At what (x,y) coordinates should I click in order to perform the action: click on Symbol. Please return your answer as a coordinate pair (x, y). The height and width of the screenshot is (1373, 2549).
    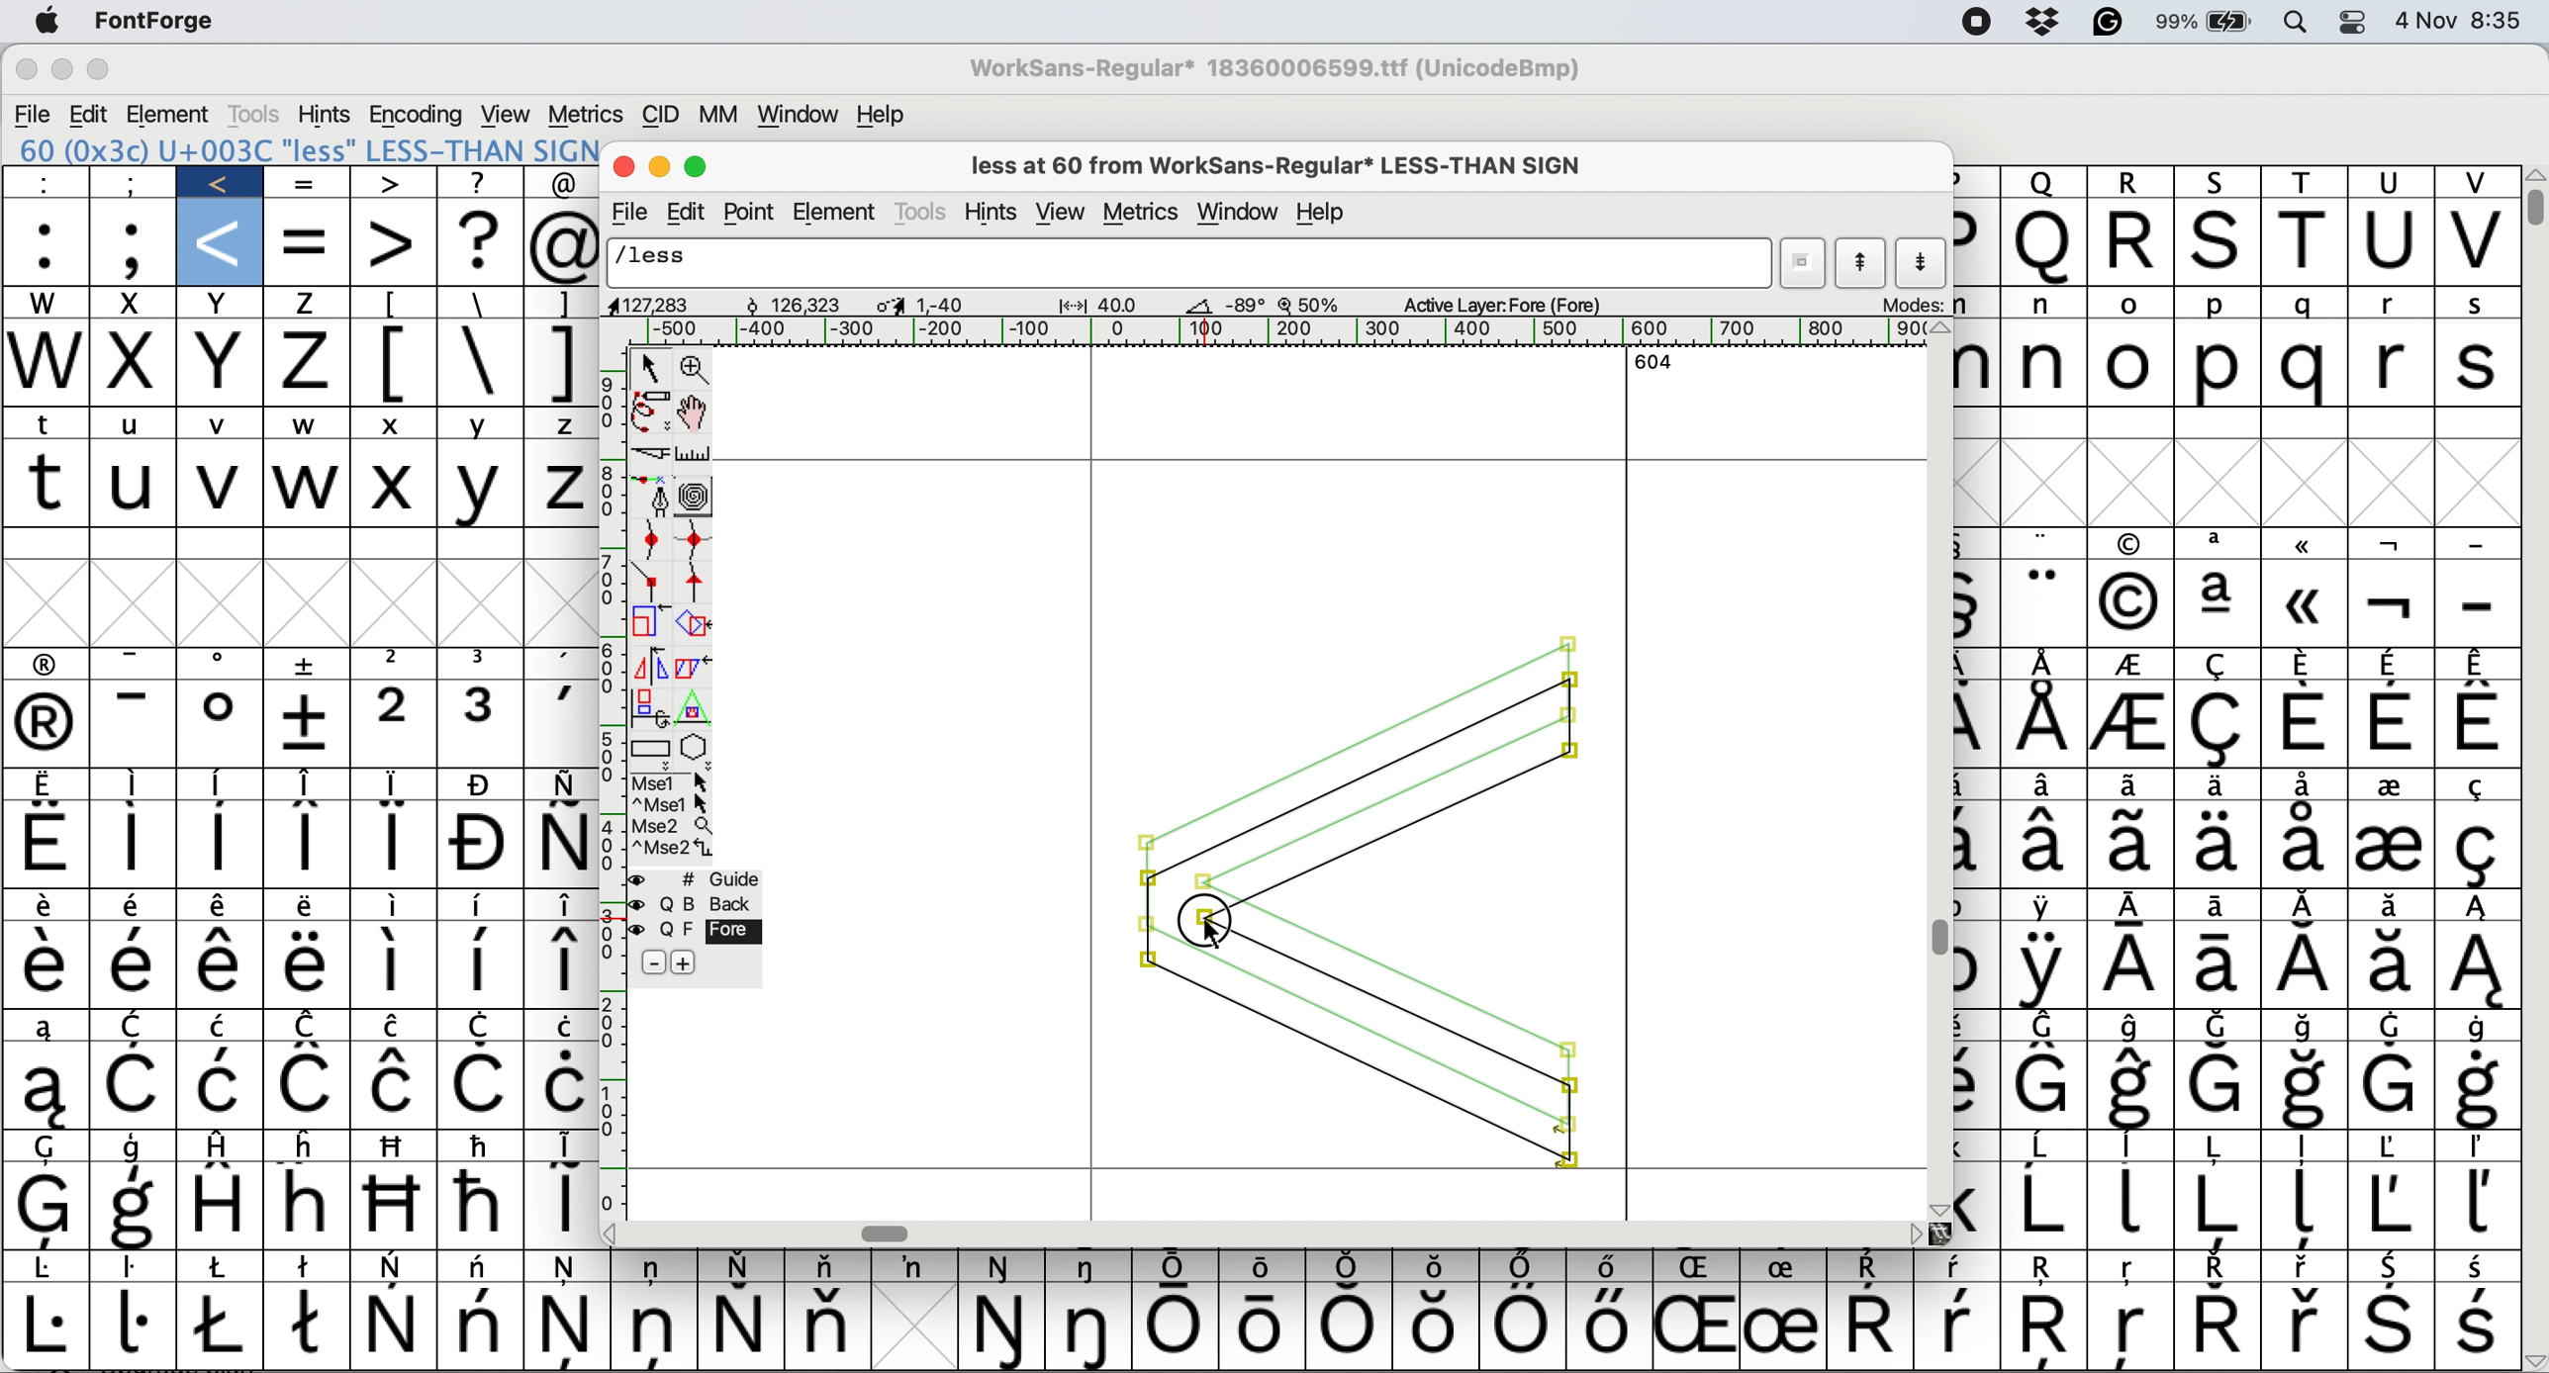
    Looking at the image, I should click on (2305, 542).